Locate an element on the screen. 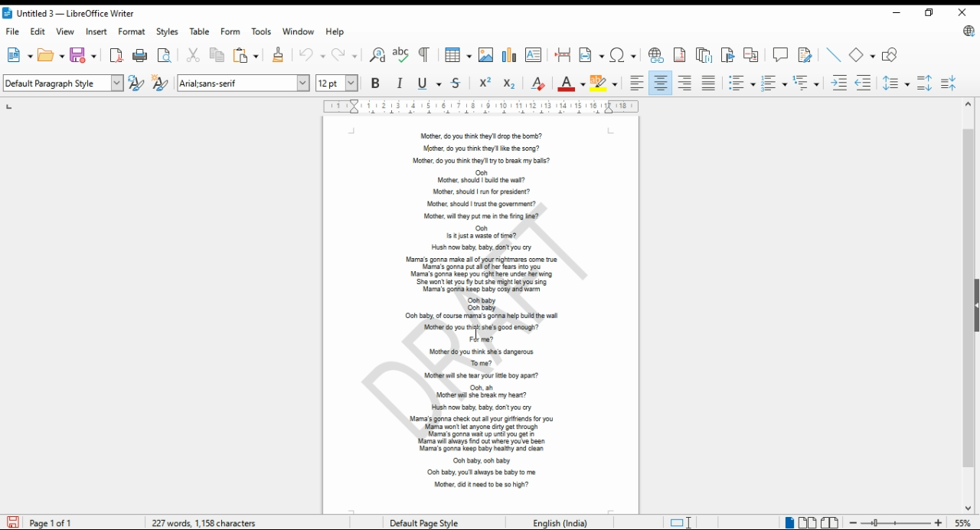 The height and width of the screenshot is (530, 980). form is located at coordinates (231, 32).